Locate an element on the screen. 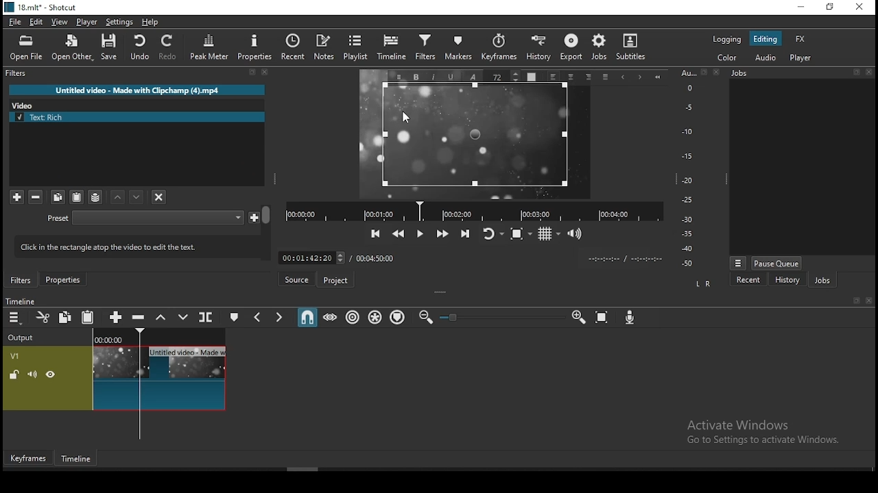 This screenshot has height=493, width=878. Next is located at coordinates (640, 78).